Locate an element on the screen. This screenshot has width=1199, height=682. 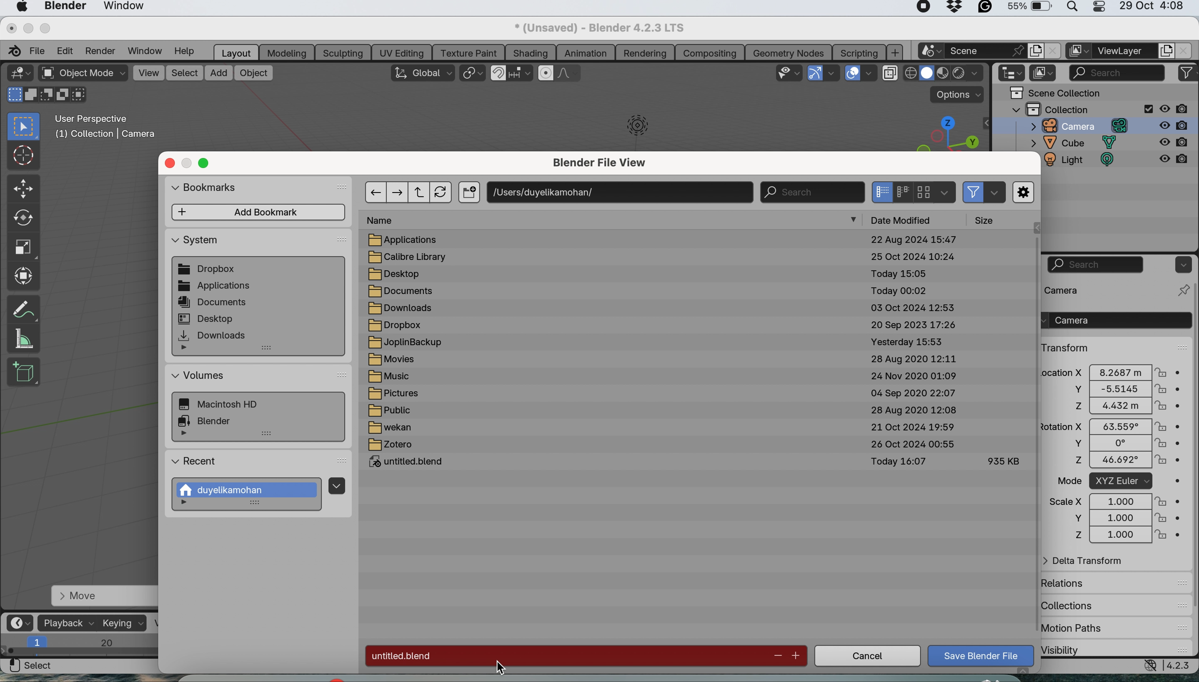
minimise is located at coordinates (26, 28).